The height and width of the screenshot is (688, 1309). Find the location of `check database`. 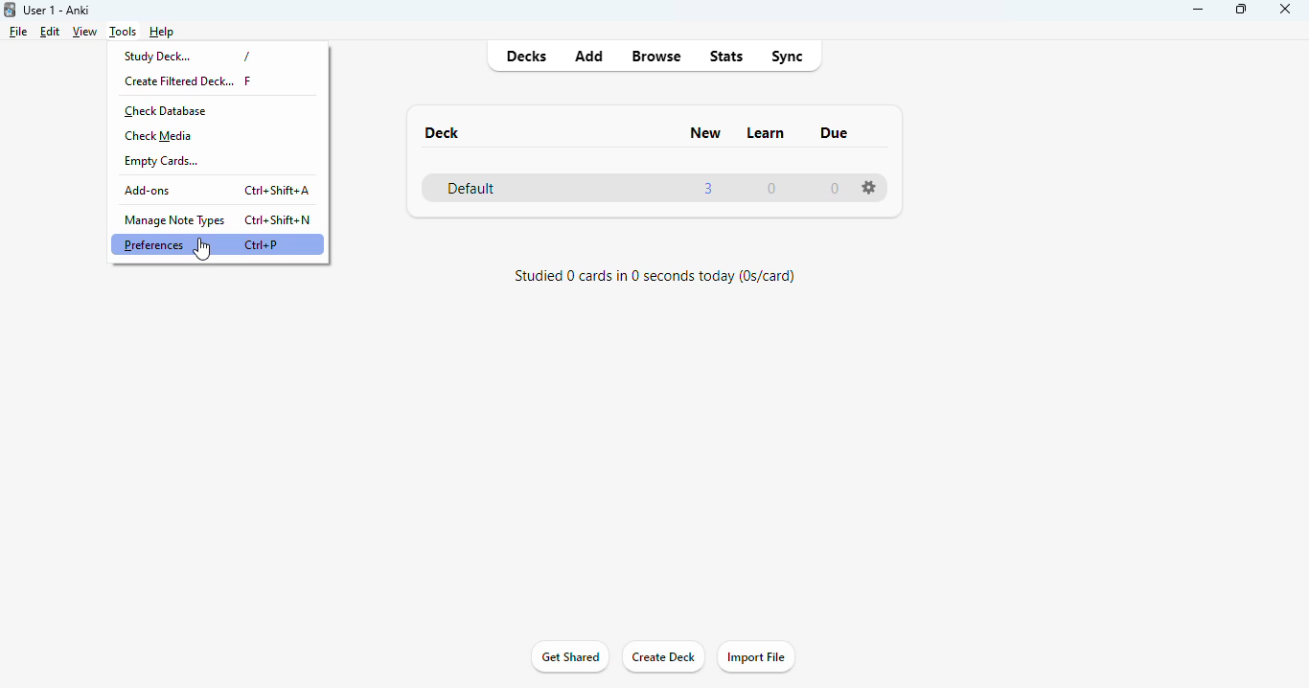

check database is located at coordinates (167, 111).